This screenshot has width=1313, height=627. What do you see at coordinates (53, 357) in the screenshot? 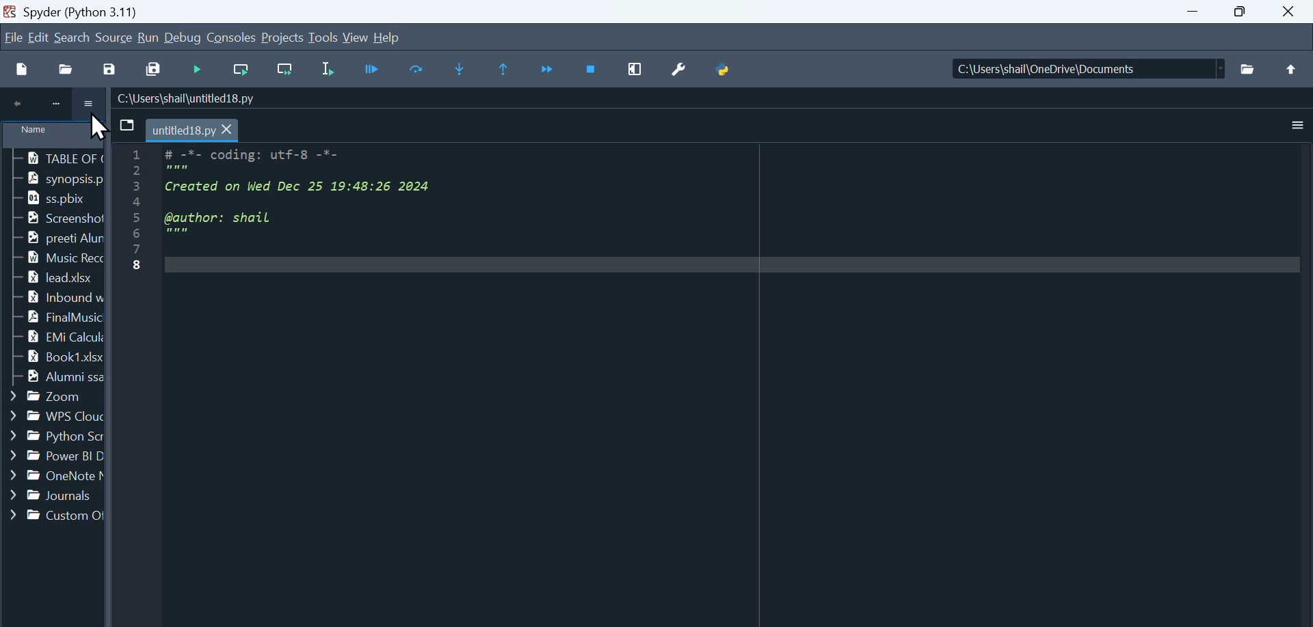
I see `Book1.xIsx..` at bounding box center [53, 357].